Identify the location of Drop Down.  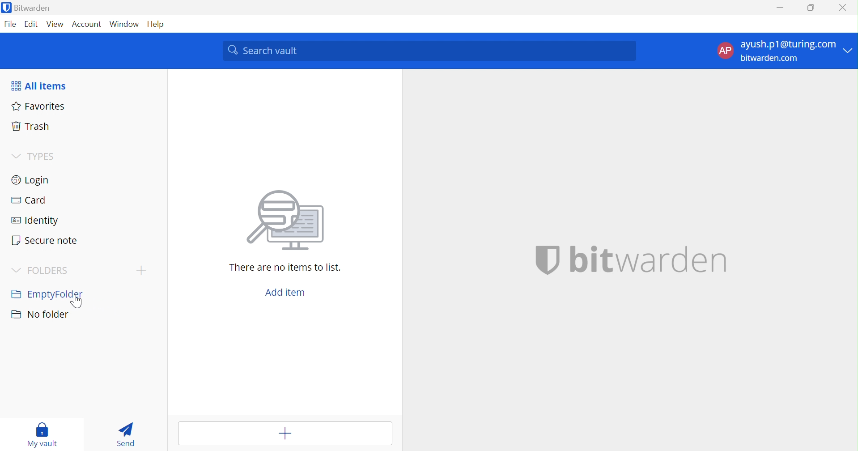
(15, 155).